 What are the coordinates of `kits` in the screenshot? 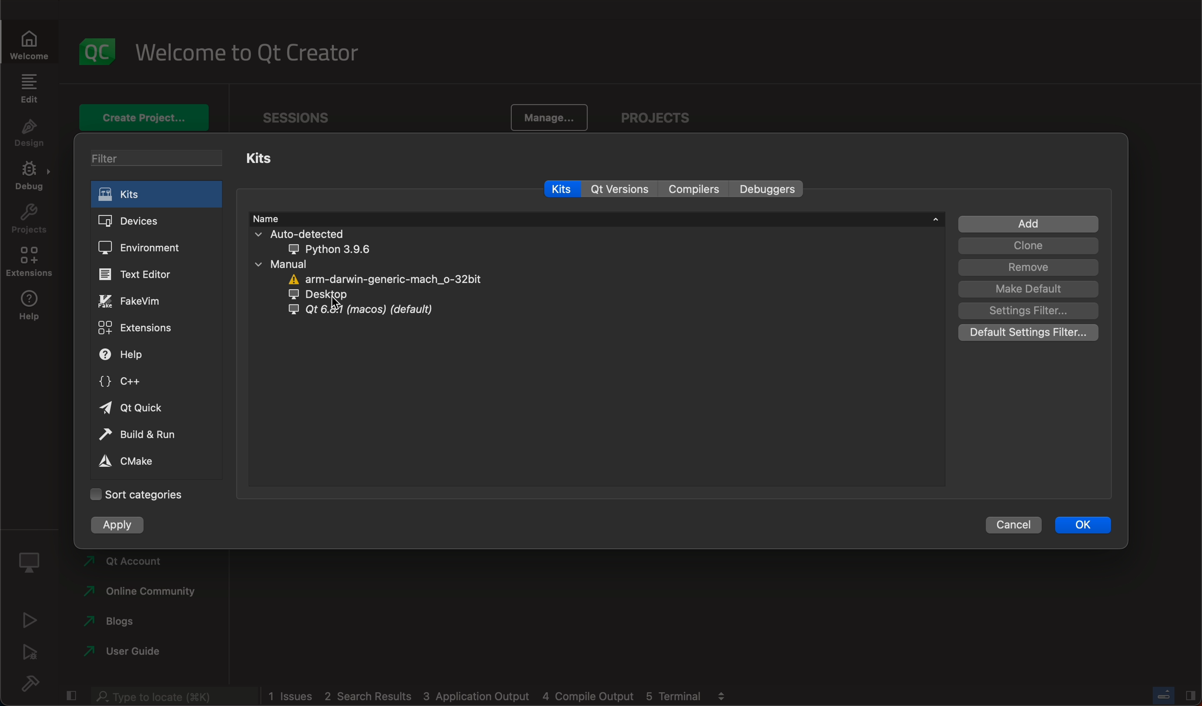 It's located at (562, 190).